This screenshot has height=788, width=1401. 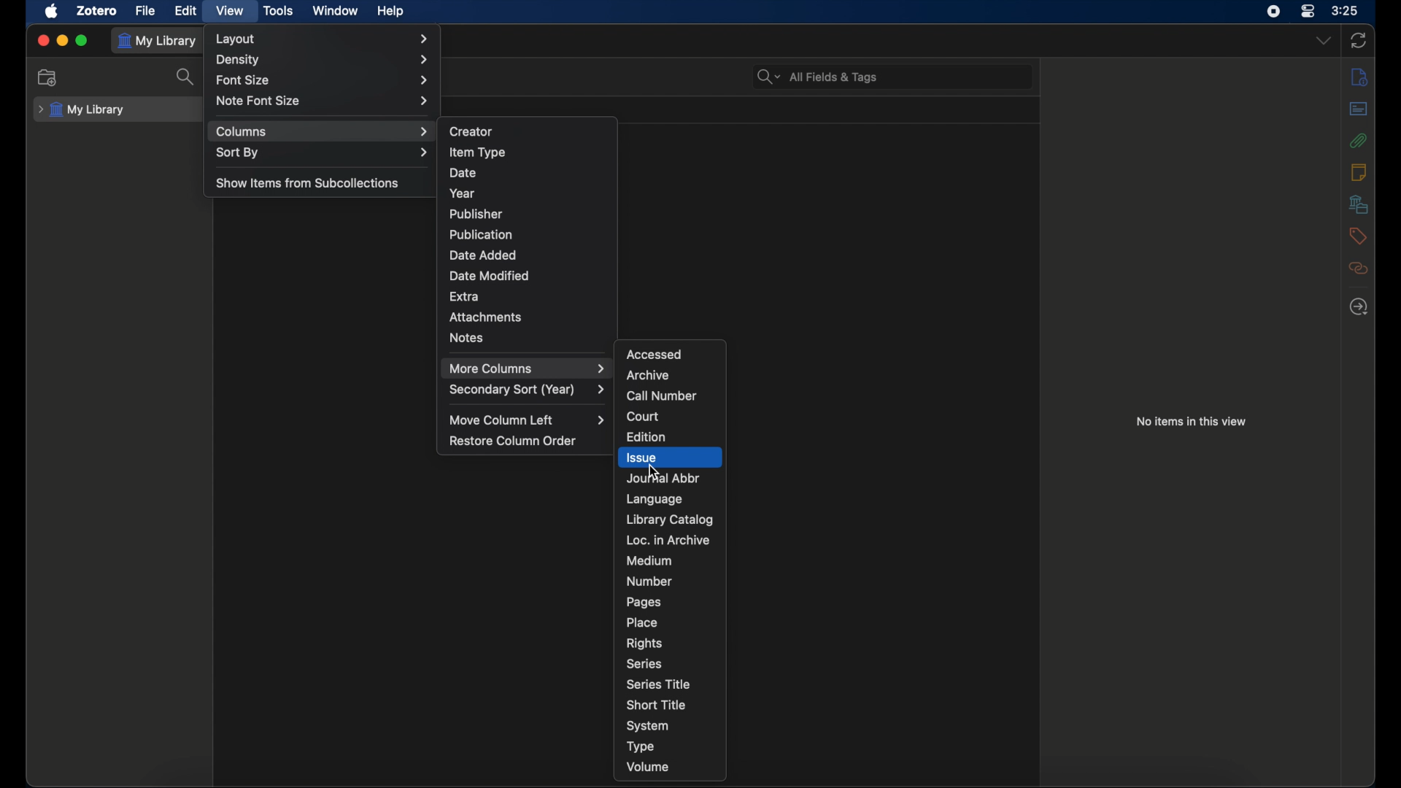 I want to click on font size, so click(x=323, y=81).